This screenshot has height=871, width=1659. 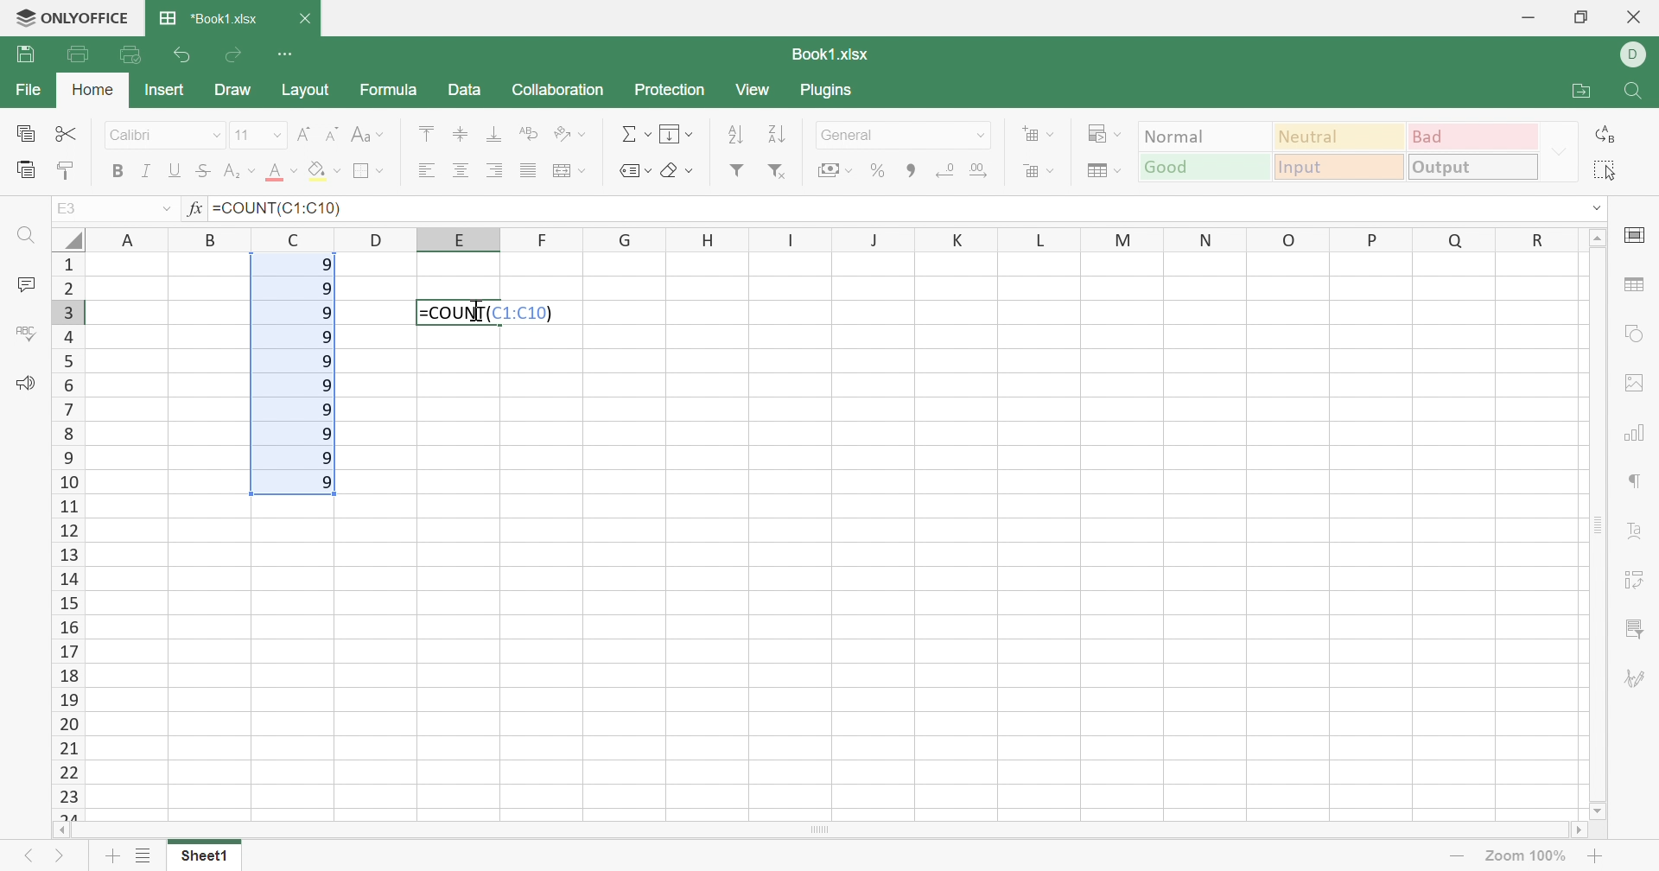 What do you see at coordinates (1528, 856) in the screenshot?
I see `Zoom 100%` at bounding box center [1528, 856].